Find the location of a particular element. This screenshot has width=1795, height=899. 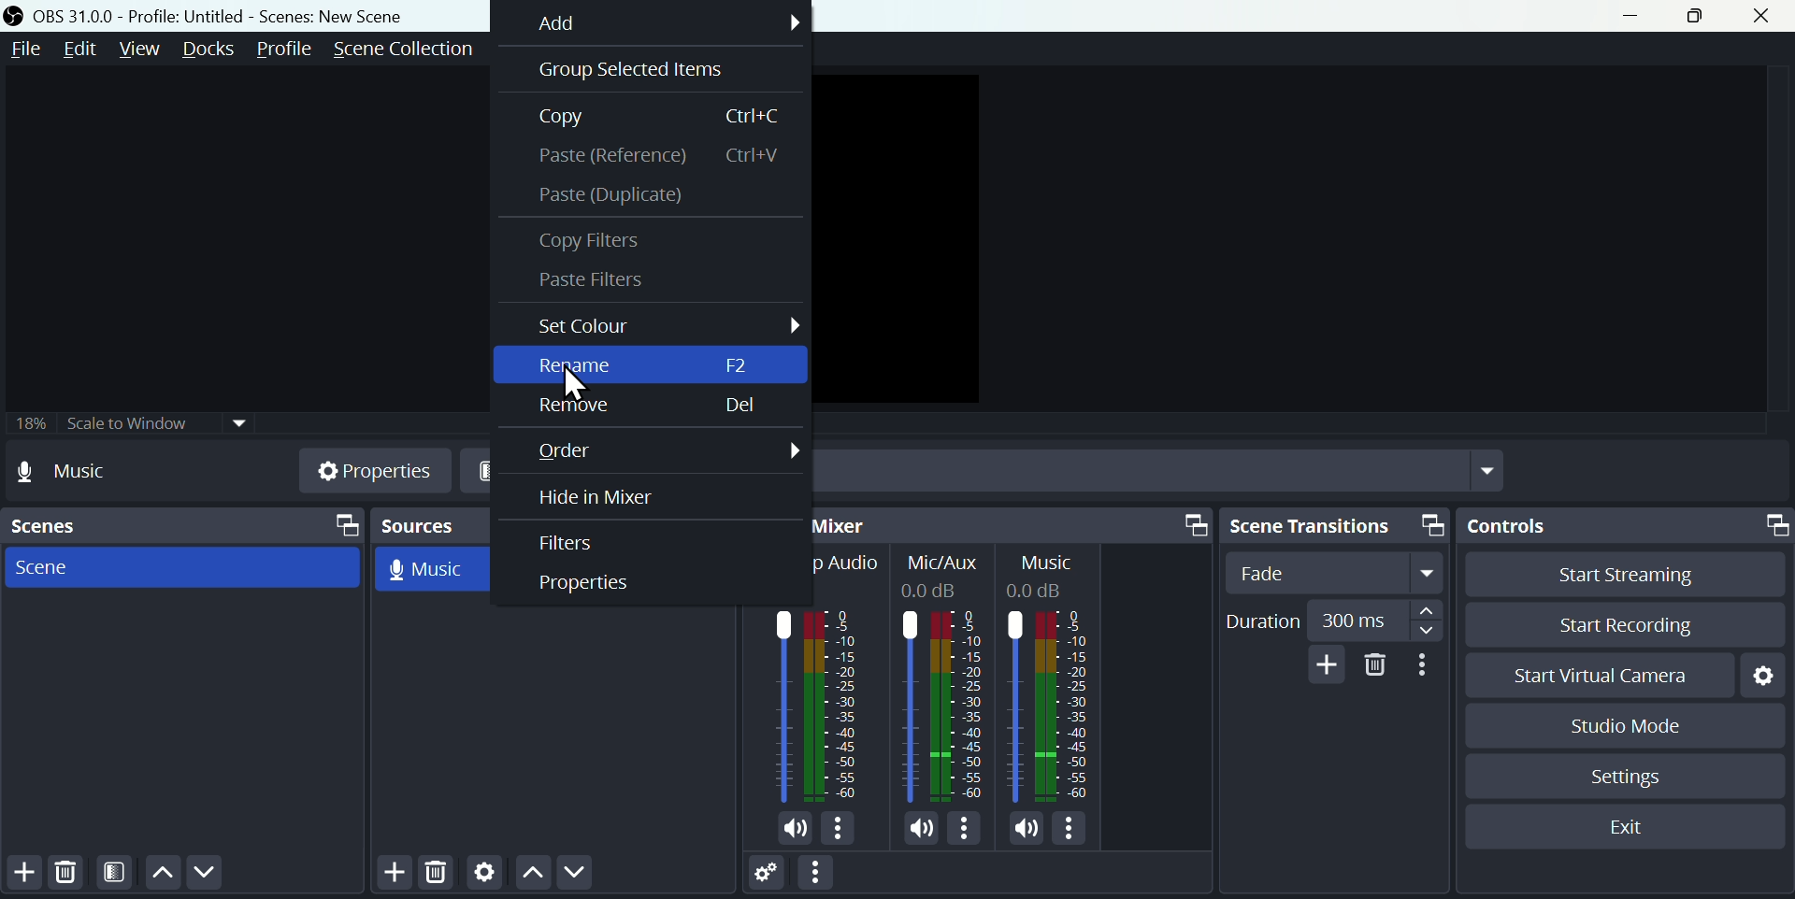

 is located at coordinates (1049, 590).